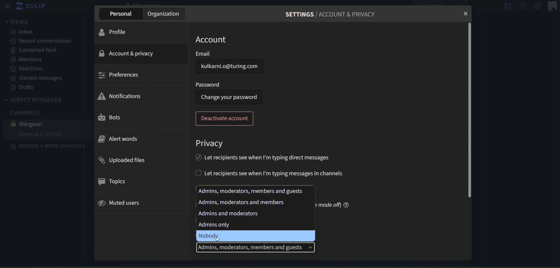 This screenshot has width=560, height=268. What do you see at coordinates (48, 146) in the screenshot?
I see `browse 4 more channels` at bounding box center [48, 146].